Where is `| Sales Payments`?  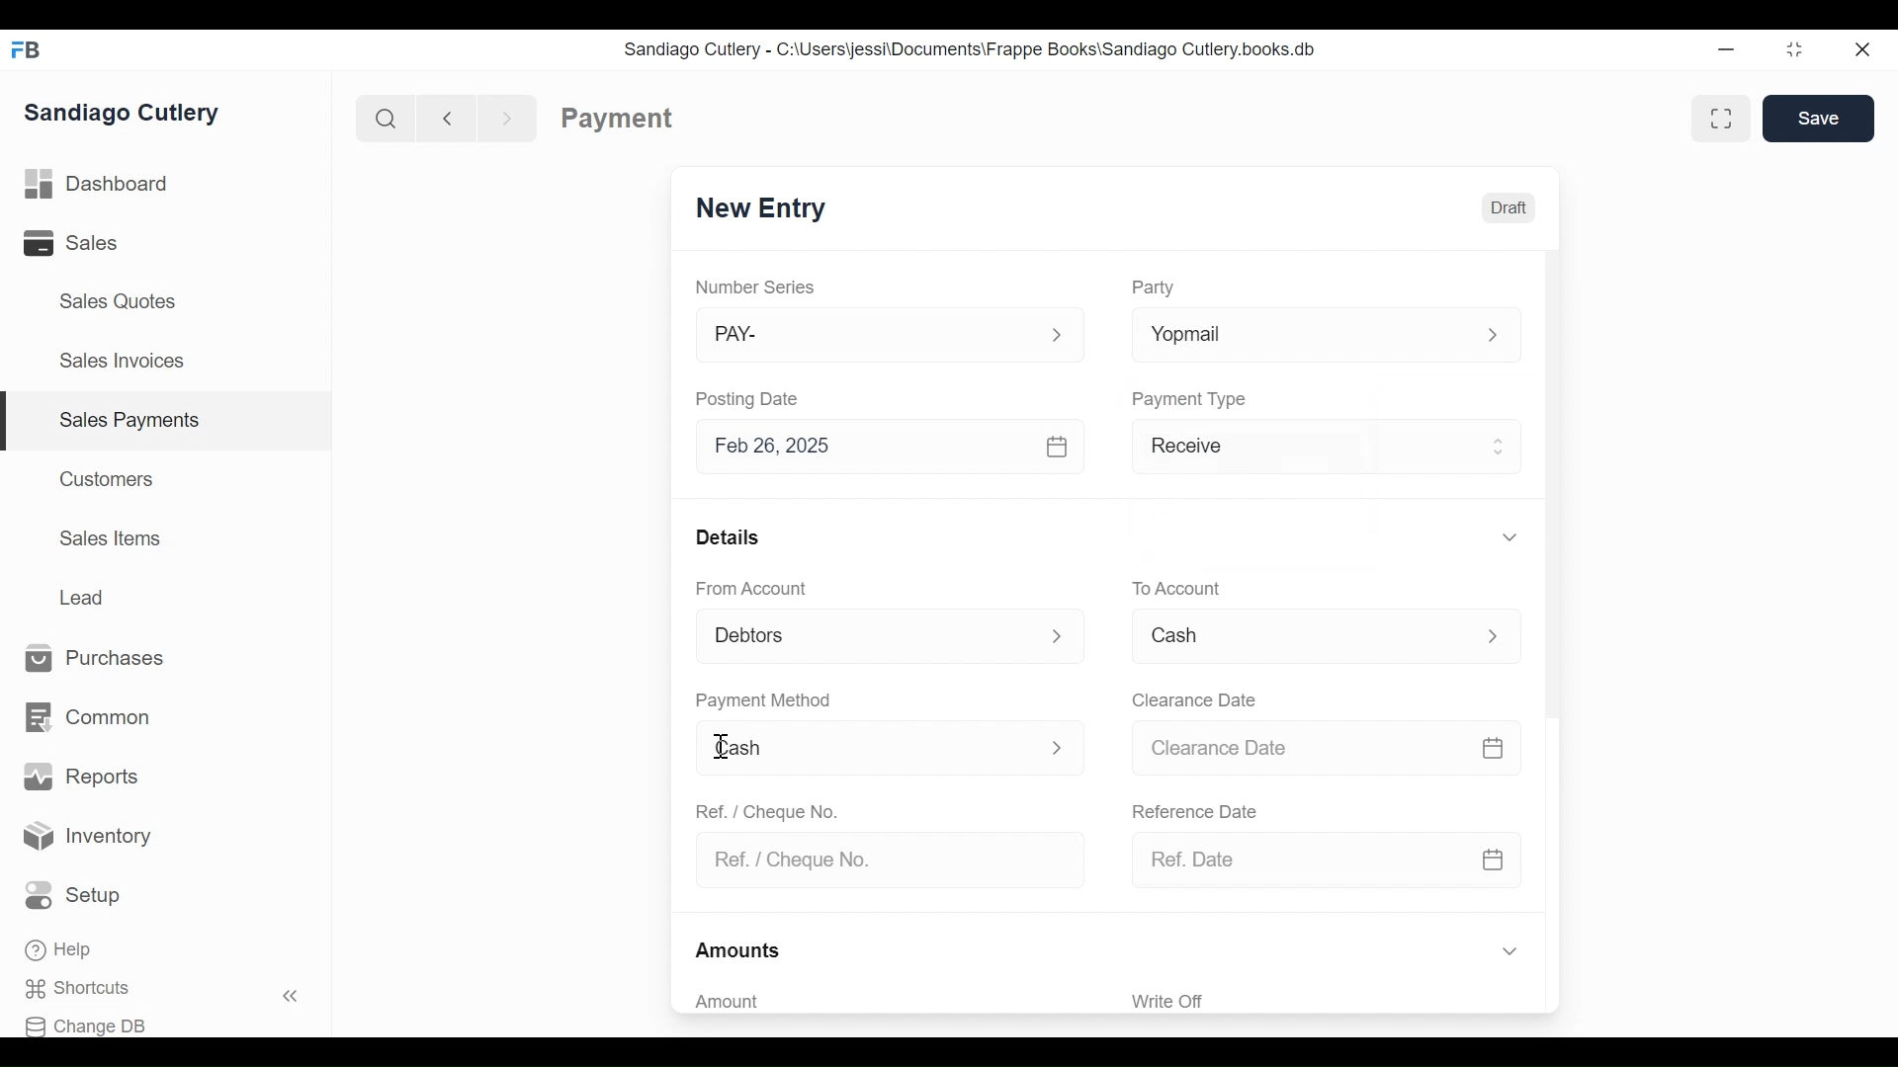 | Sales Payments is located at coordinates (168, 422).